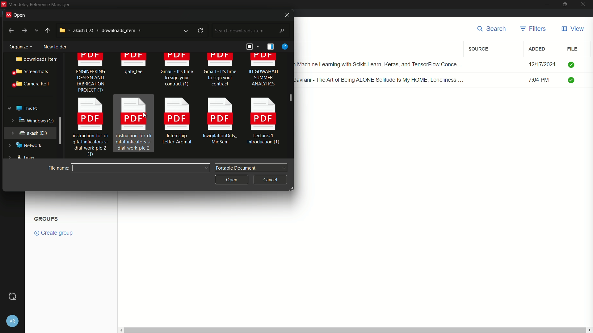 The width and height of the screenshot is (593, 333). I want to click on source, so click(480, 49).